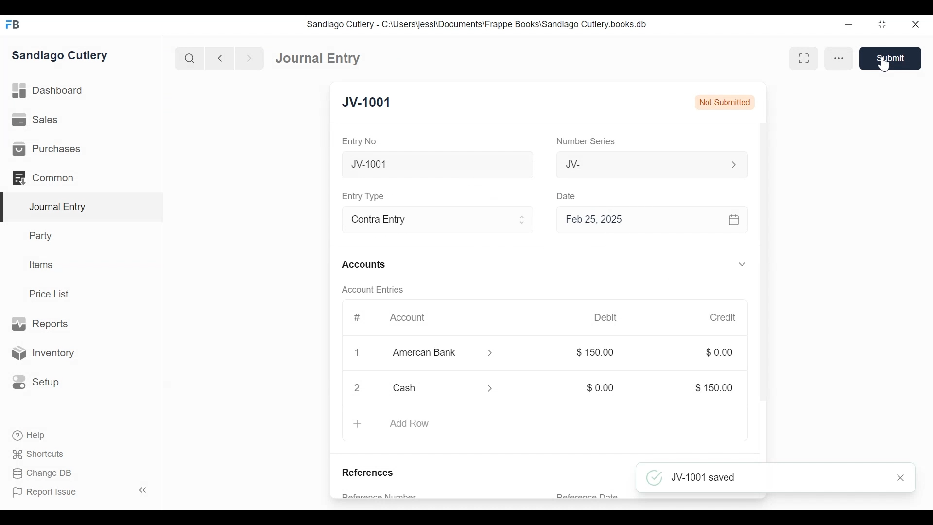  I want to click on Cursor, so click(888, 66).